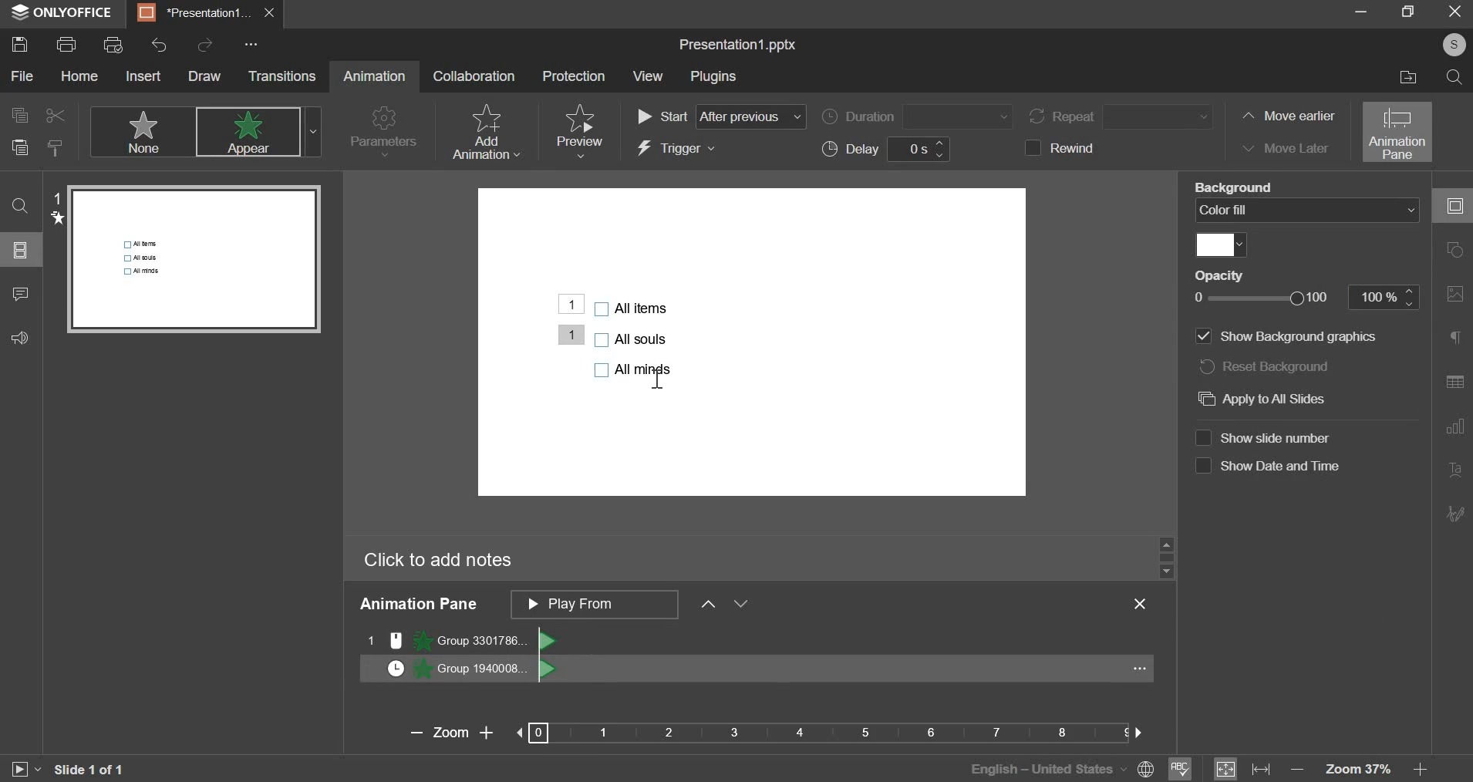  What do you see at coordinates (1124, 116) in the screenshot?
I see `repeat` at bounding box center [1124, 116].